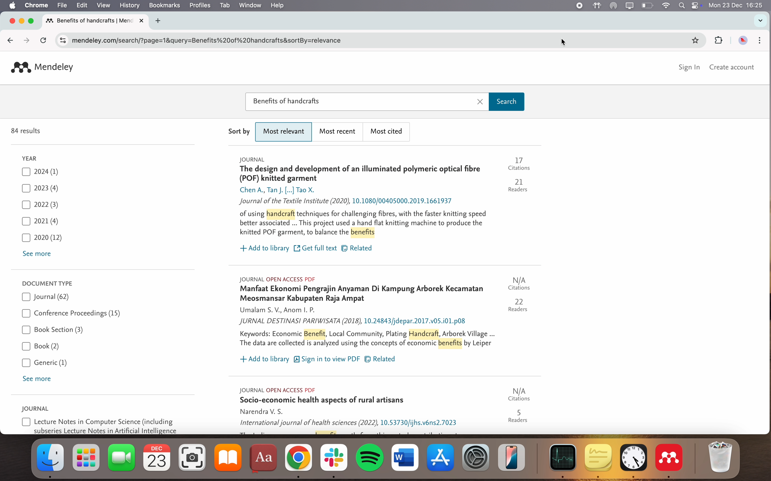 This screenshot has width=771, height=481. What do you see at coordinates (37, 379) in the screenshot?
I see `see more` at bounding box center [37, 379].